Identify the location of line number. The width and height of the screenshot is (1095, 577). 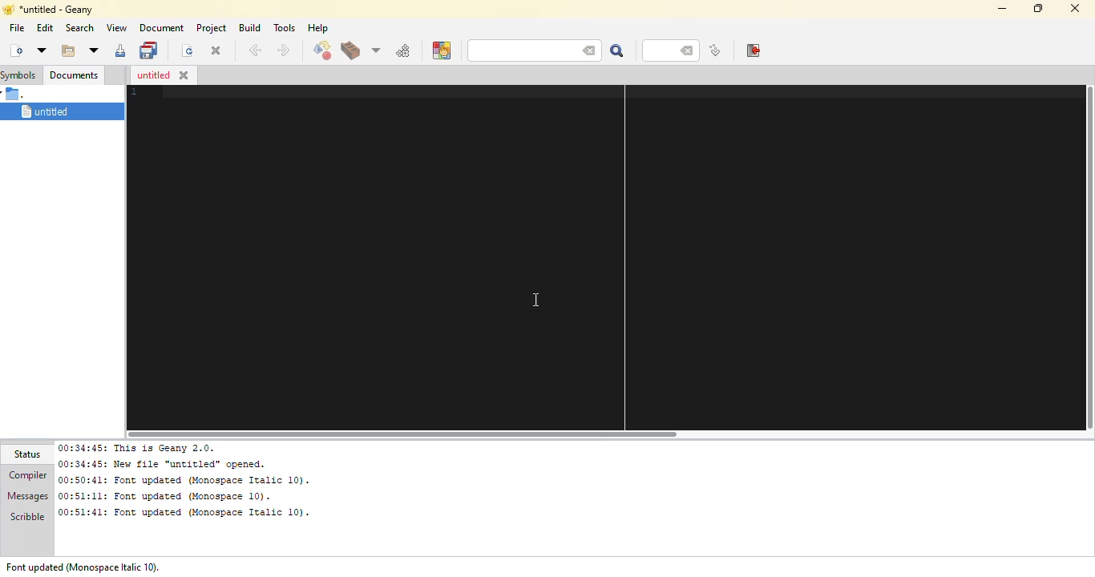
(130, 93).